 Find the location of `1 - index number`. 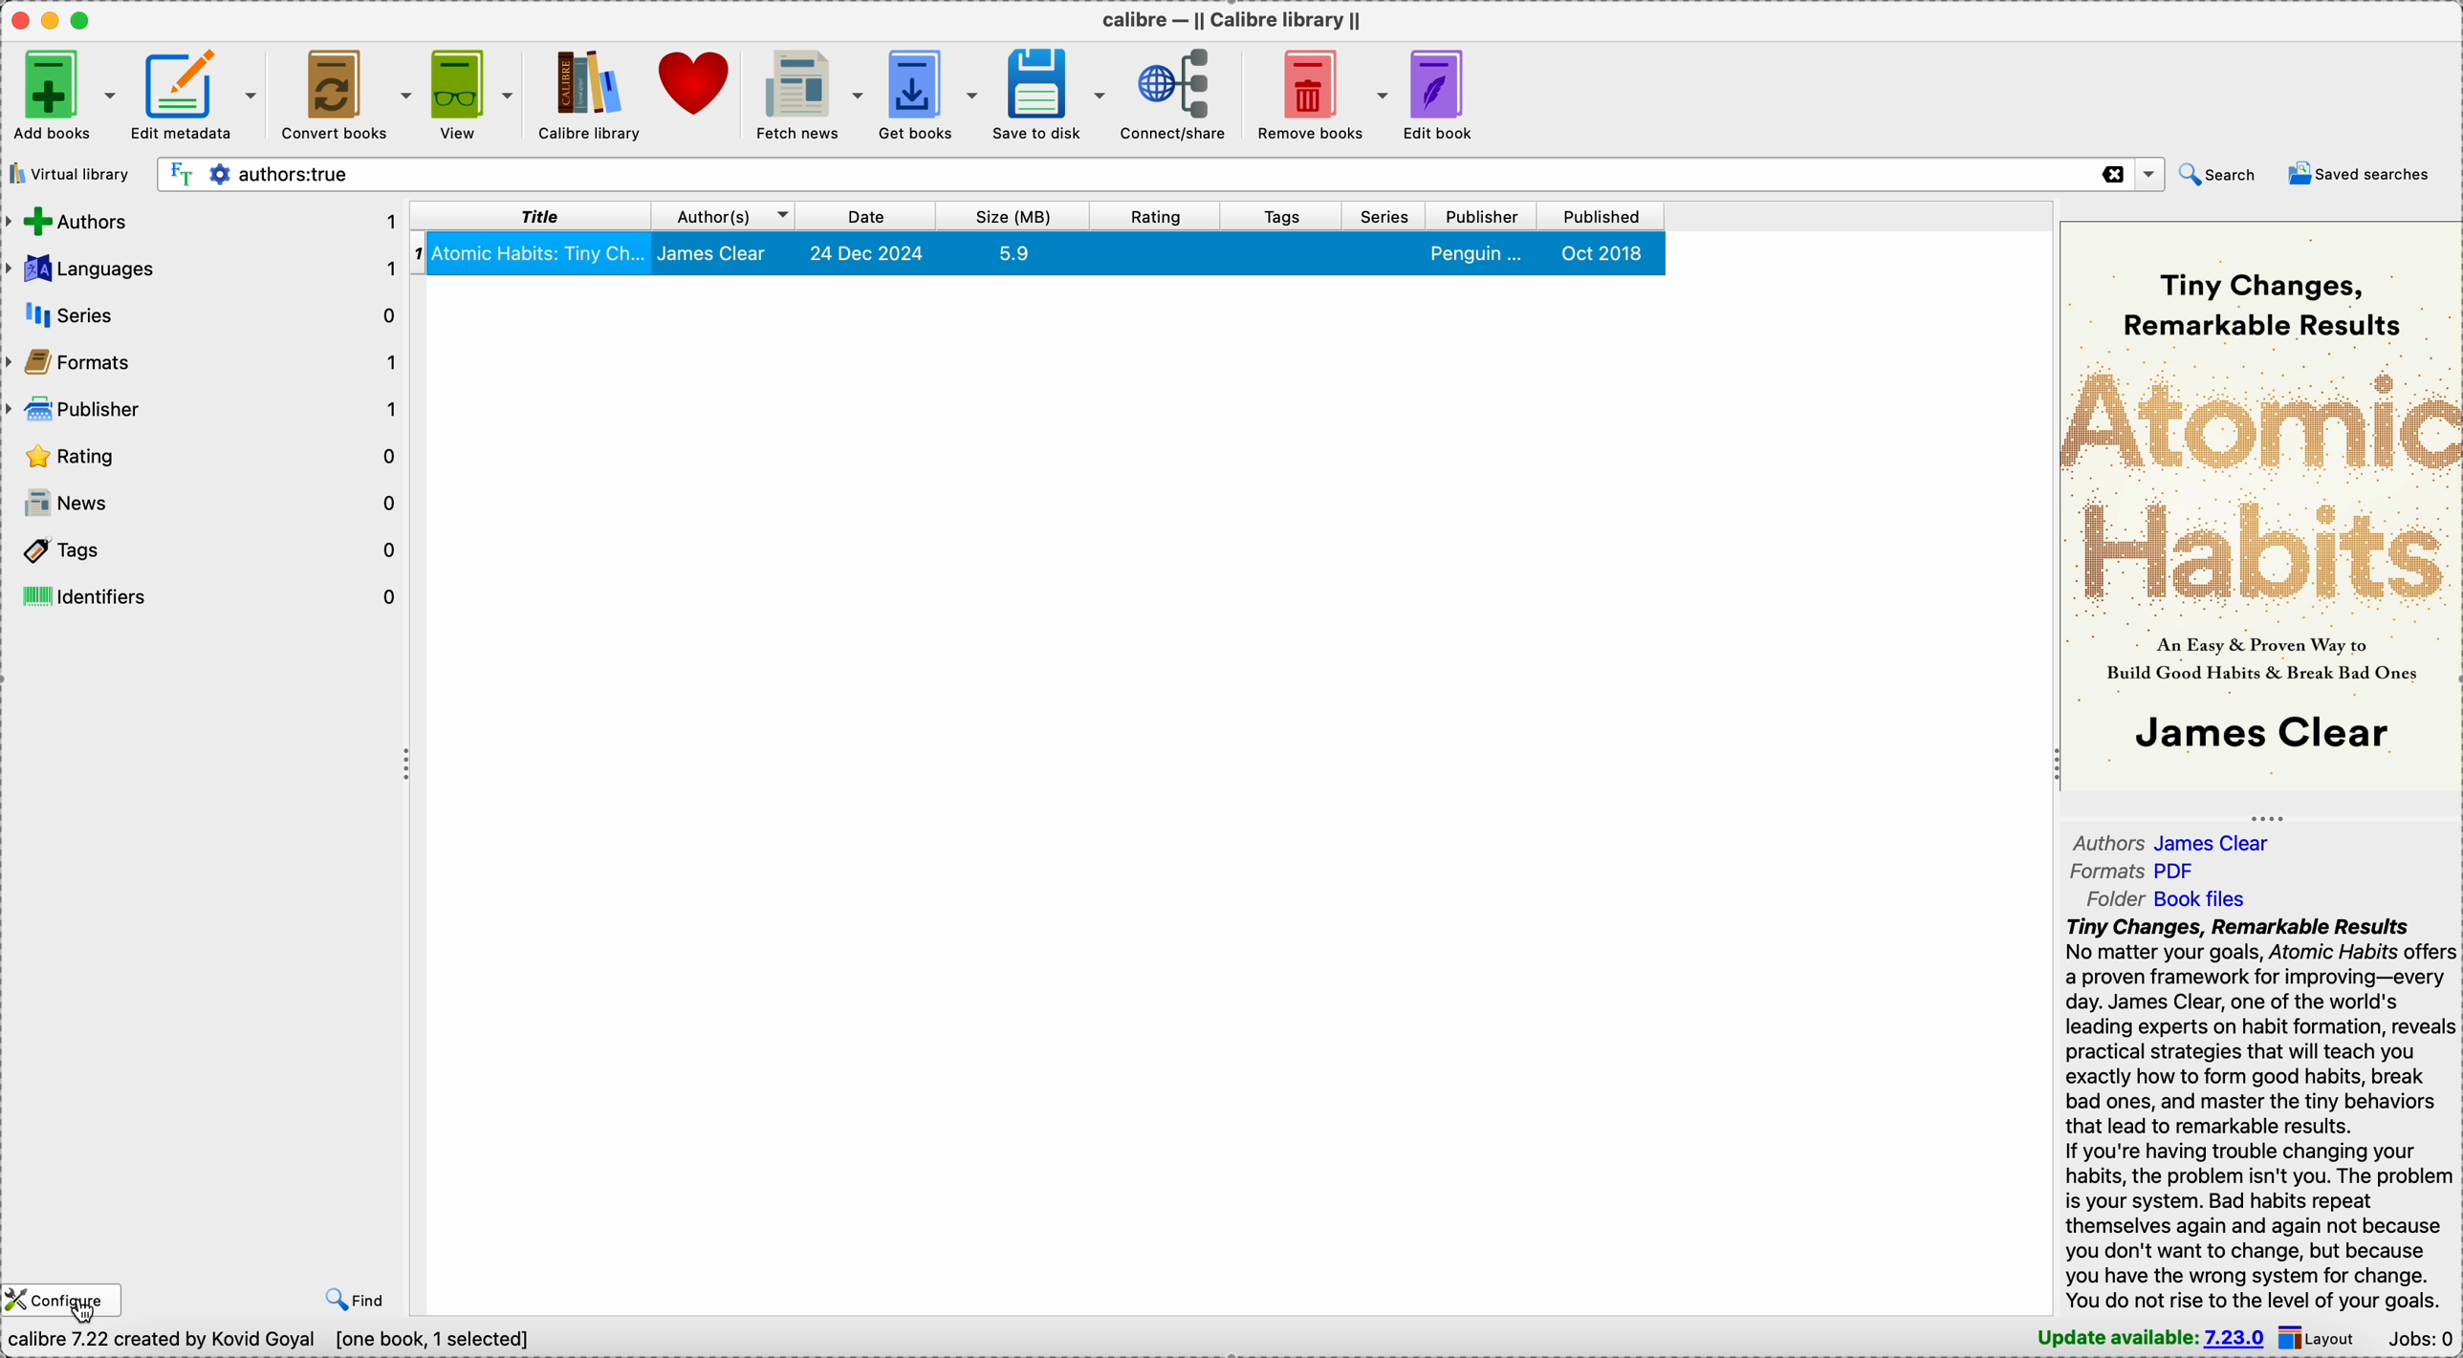

1 - index number is located at coordinates (419, 252).